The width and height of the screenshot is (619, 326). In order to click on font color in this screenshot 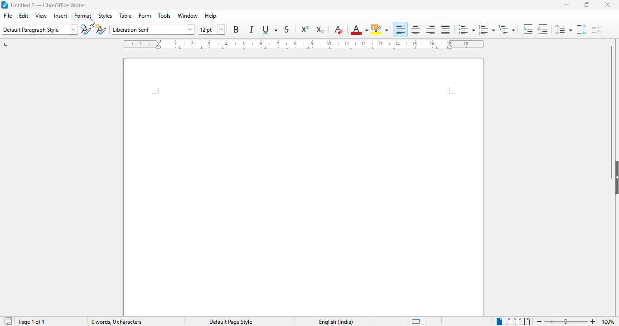, I will do `click(359, 30)`.